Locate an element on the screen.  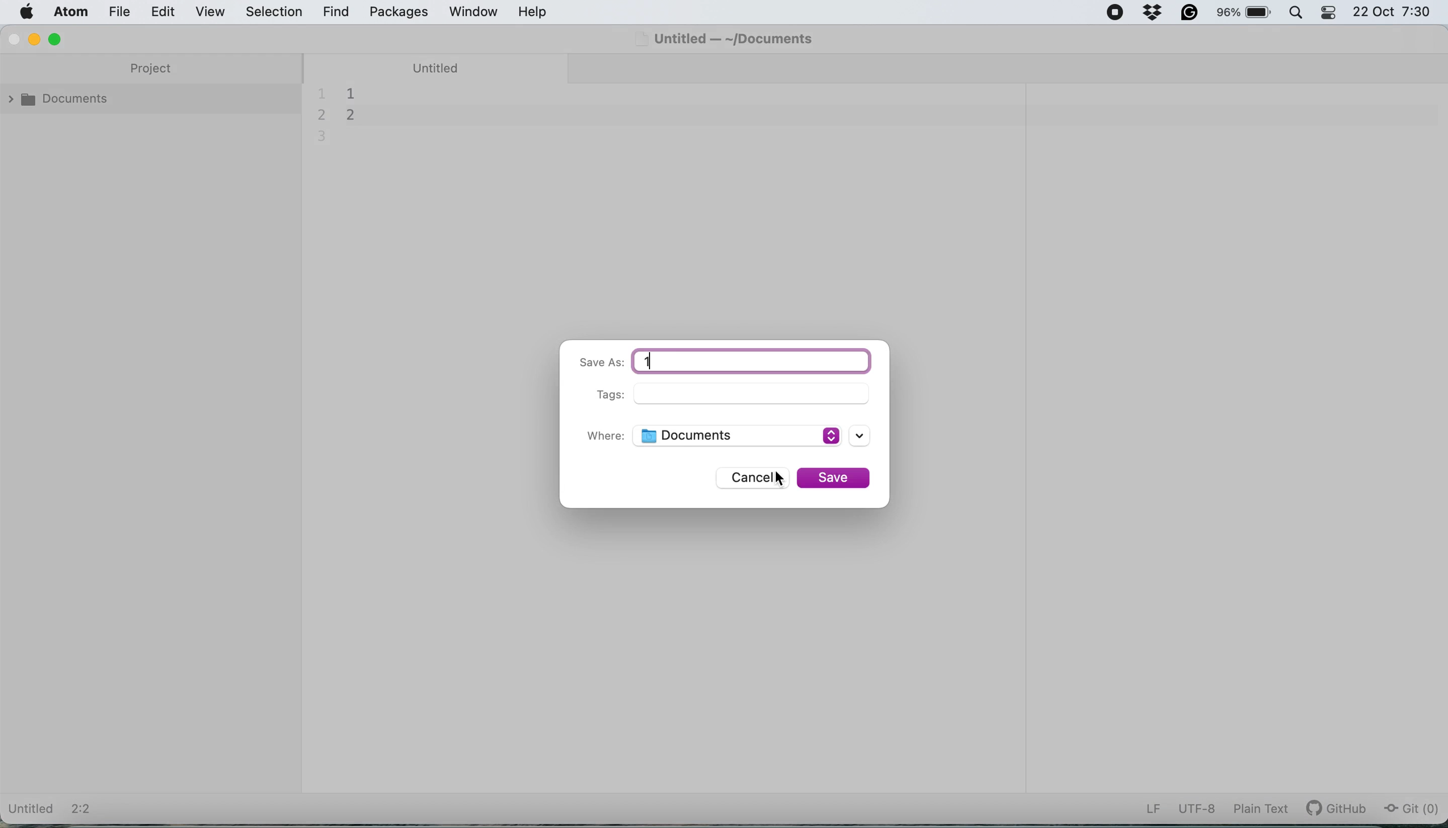
git hub is located at coordinates (1338, 809).